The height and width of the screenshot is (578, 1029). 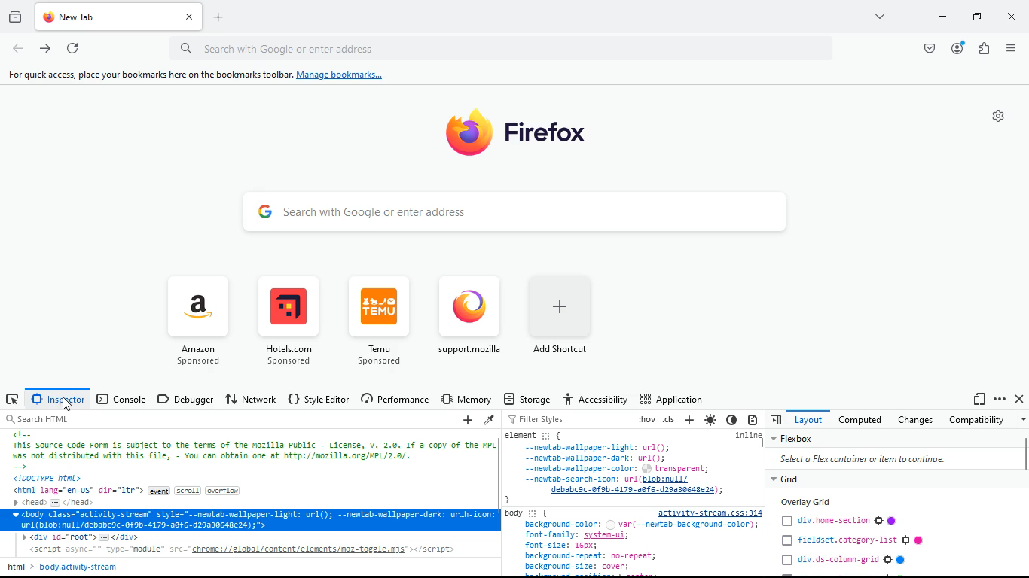 What do you see at coordinates (999, 116) in the screenshot?
I see `settings` at bounding box center [999, 116].